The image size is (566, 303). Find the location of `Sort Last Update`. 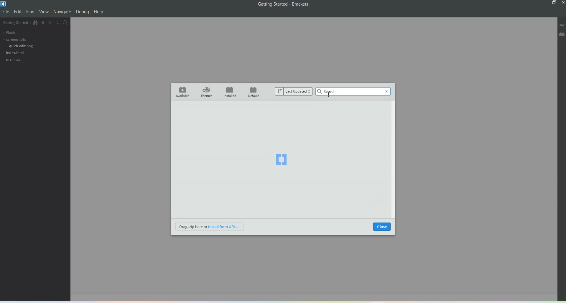

Sort Last Update is located at coordinates (293, 91).